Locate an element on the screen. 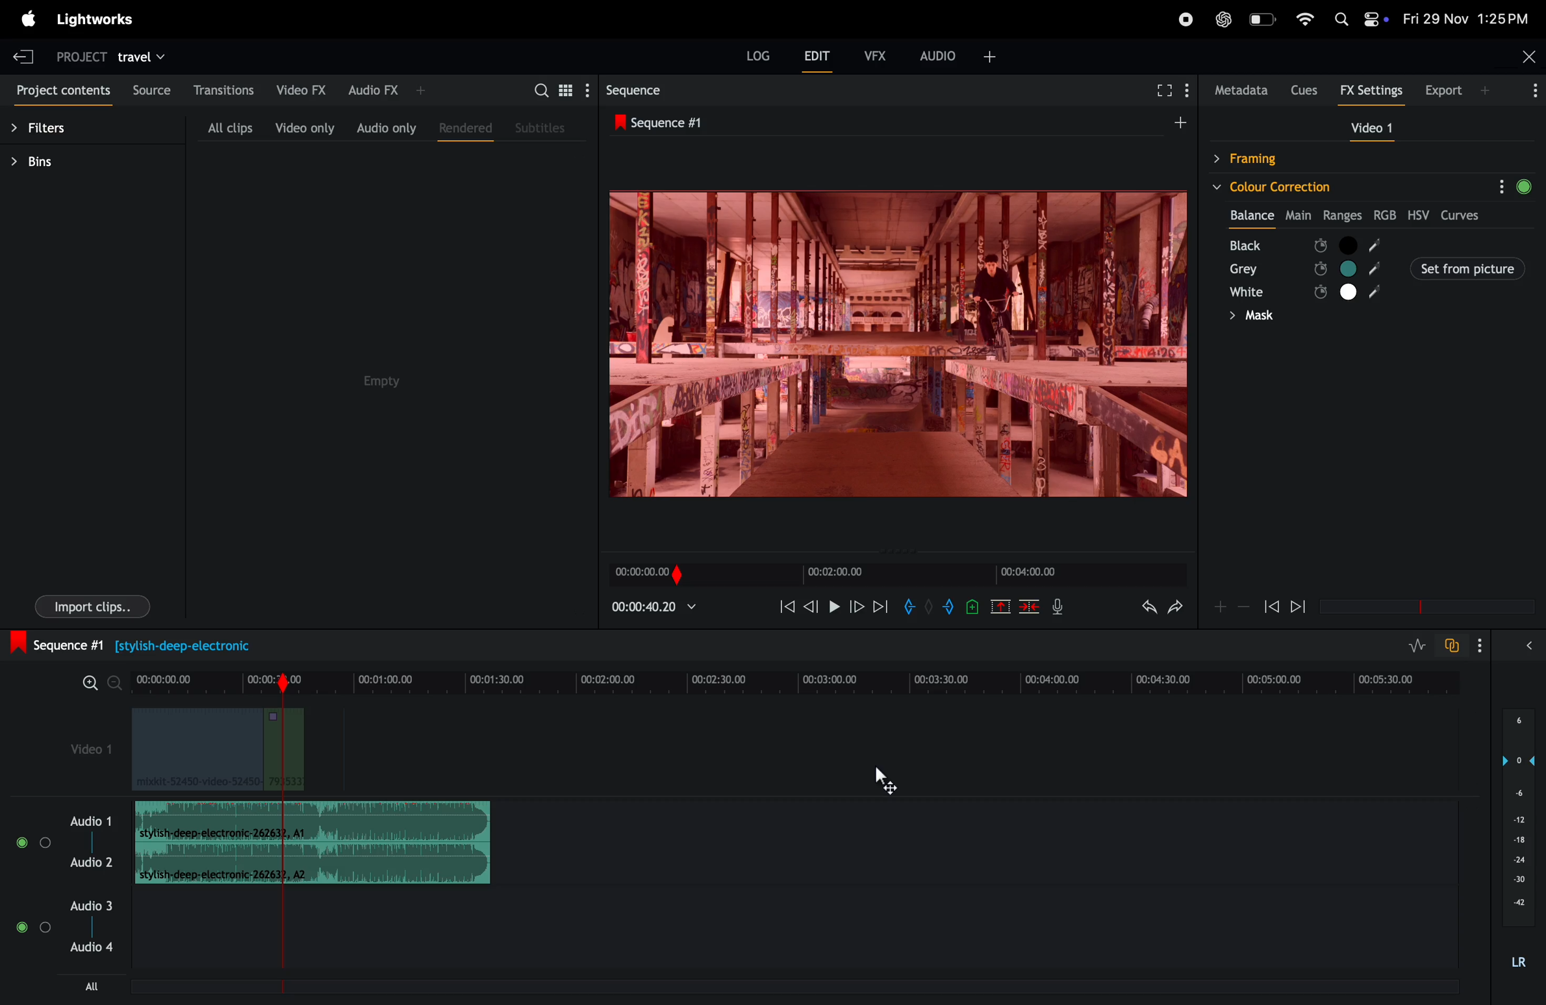 The height and width of the screenshot is (1005, 1546). exit is located at coordinates (23, 53).